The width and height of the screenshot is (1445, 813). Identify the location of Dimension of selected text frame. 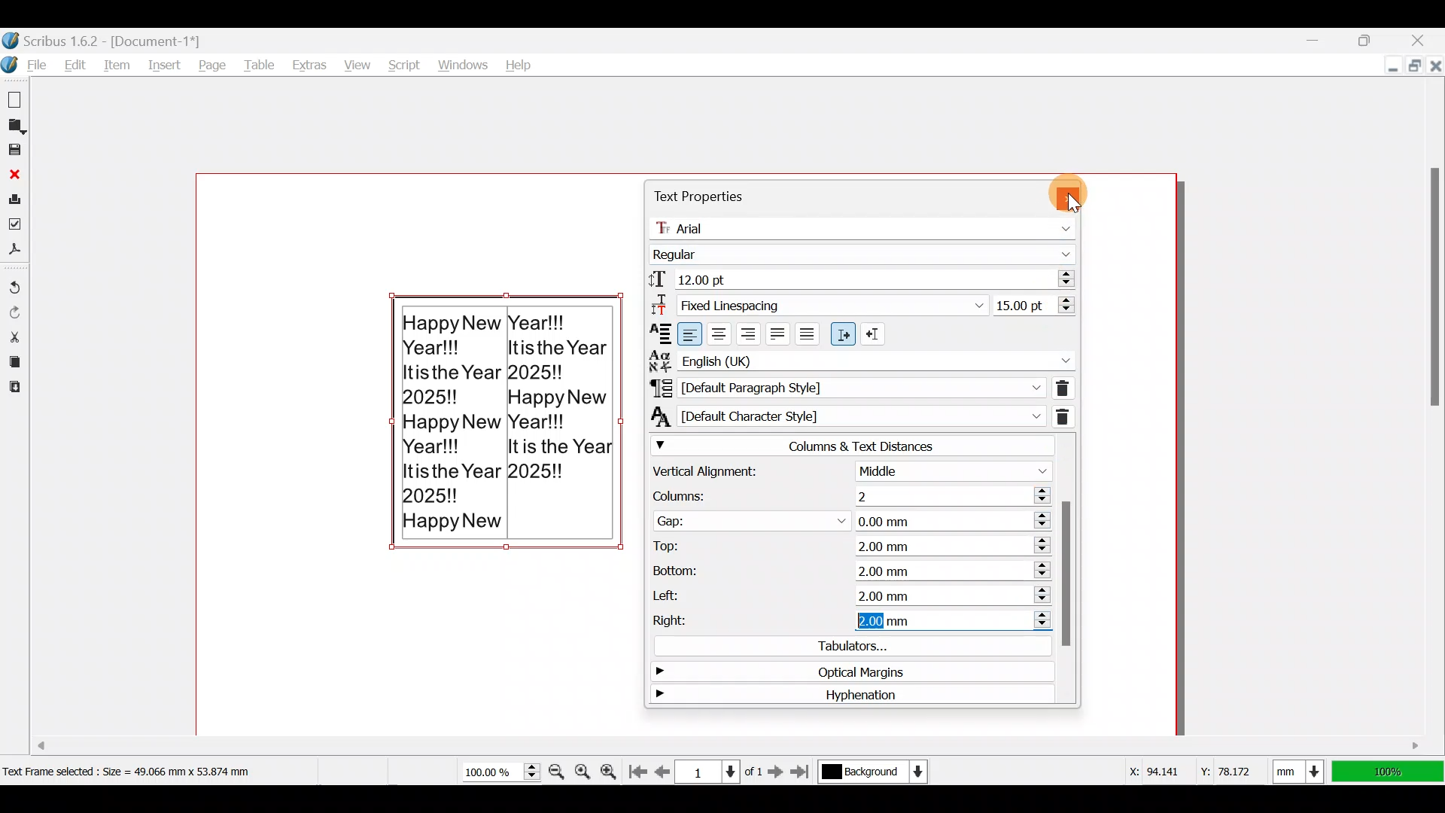
(148, 771).